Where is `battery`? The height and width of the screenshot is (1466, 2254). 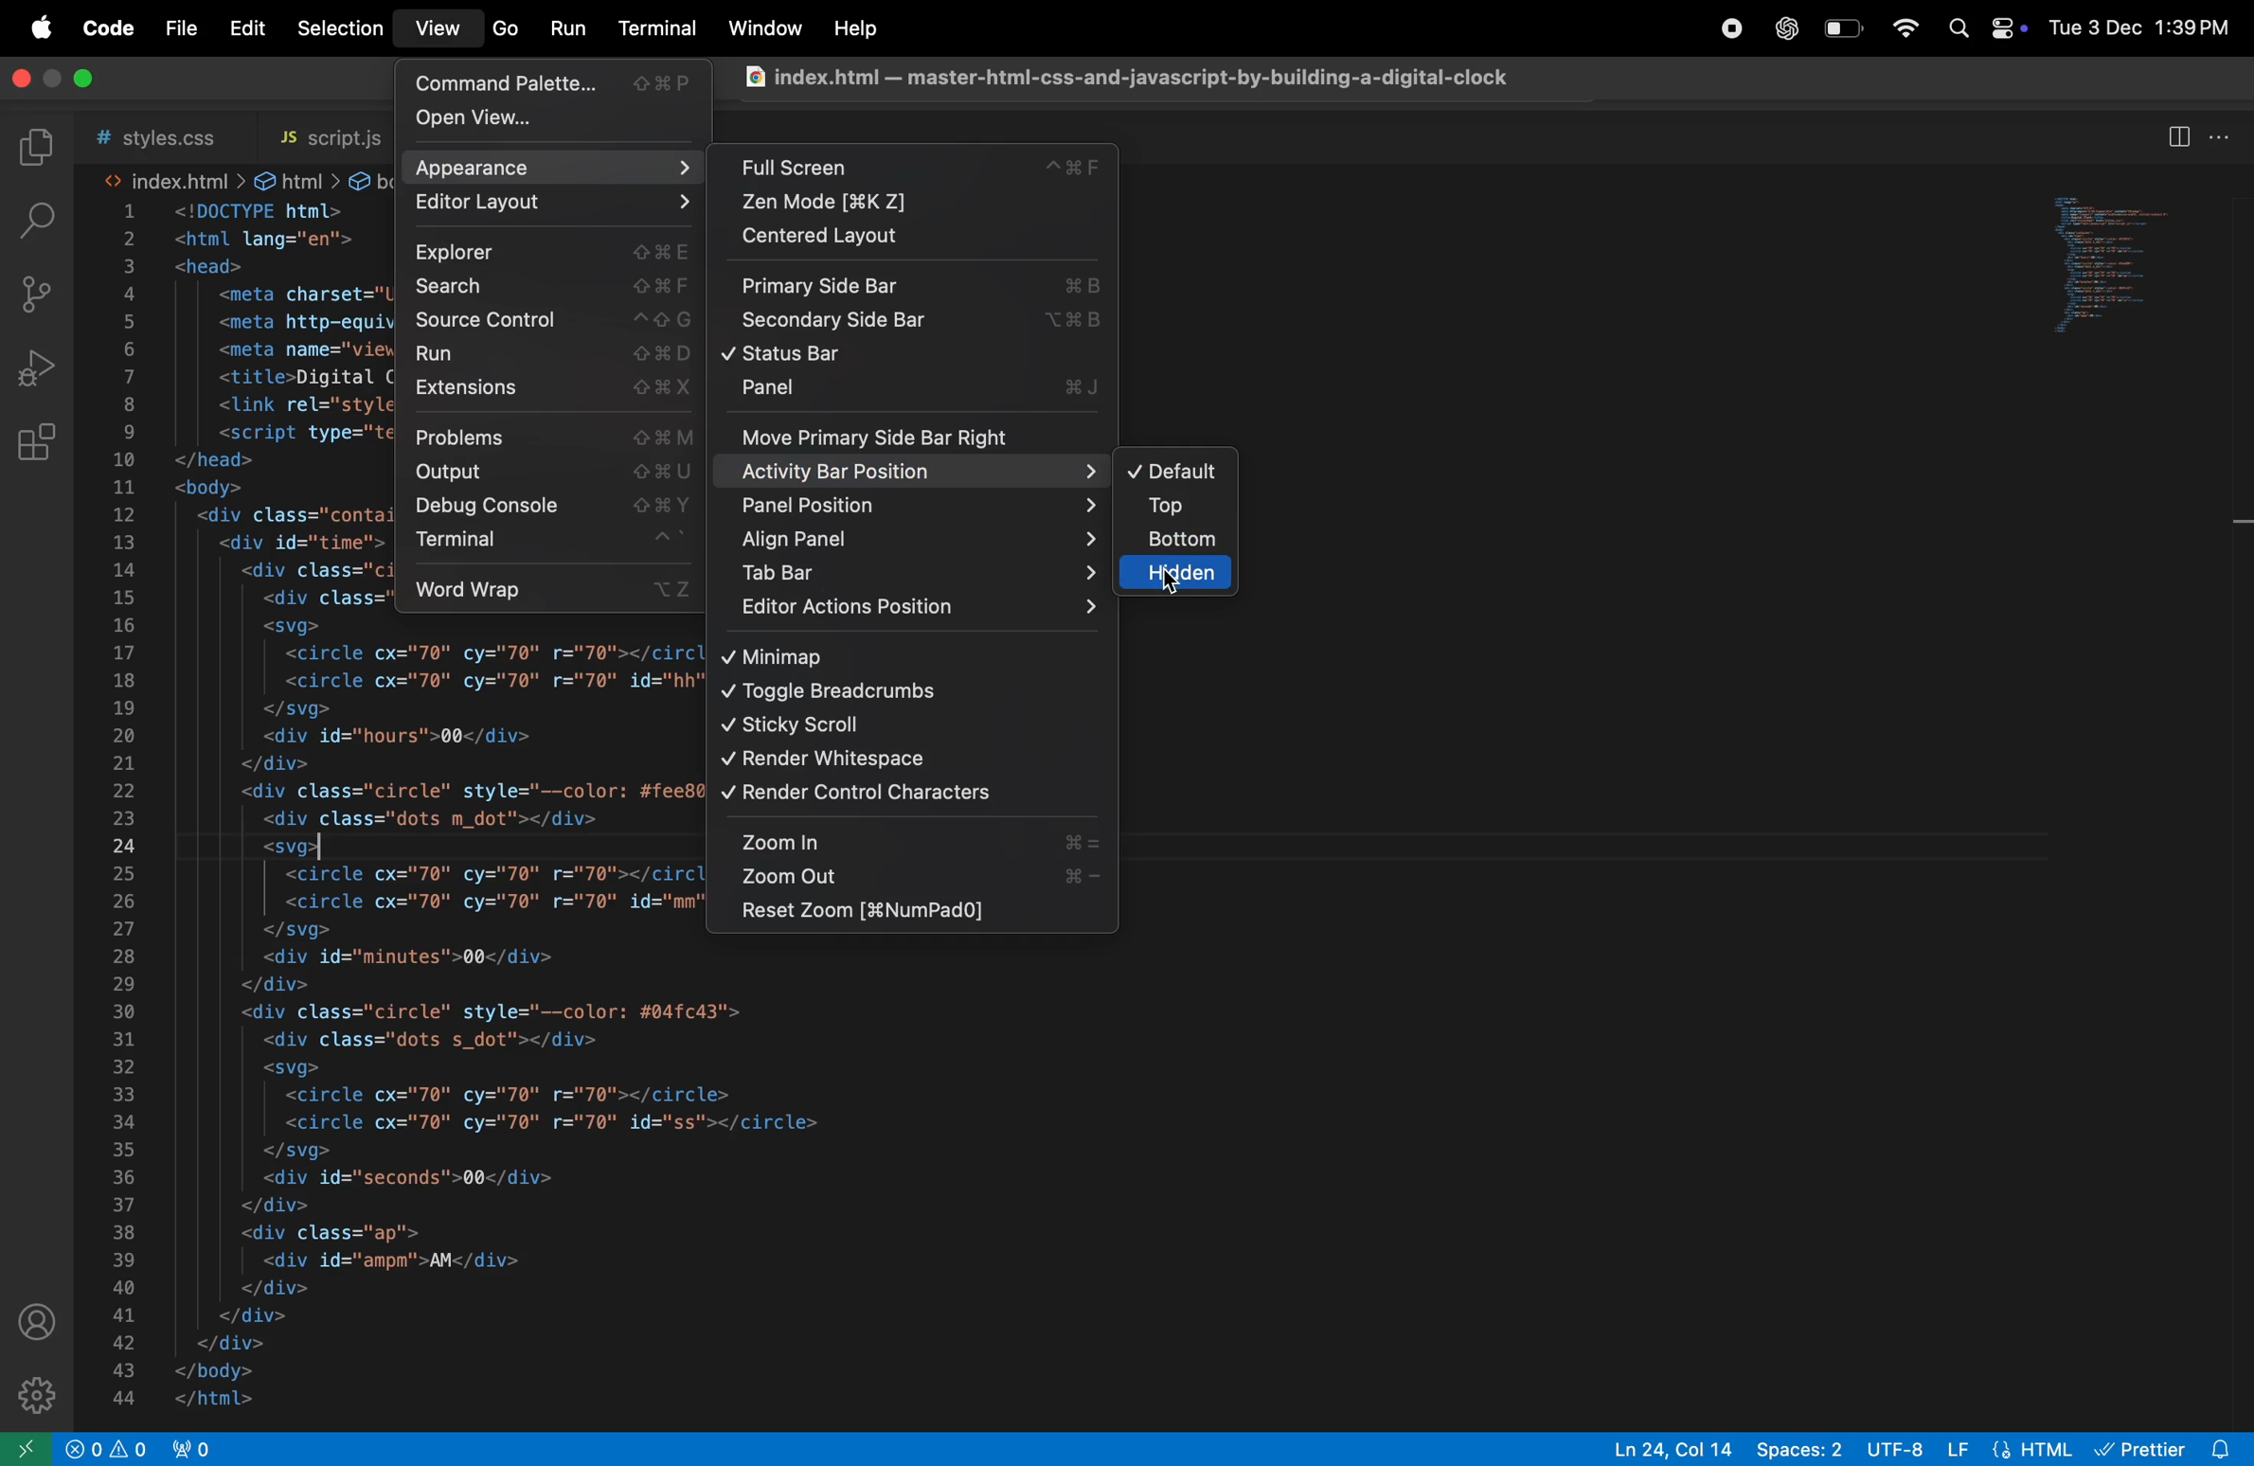 battery is located at coordinates (1845, 31).